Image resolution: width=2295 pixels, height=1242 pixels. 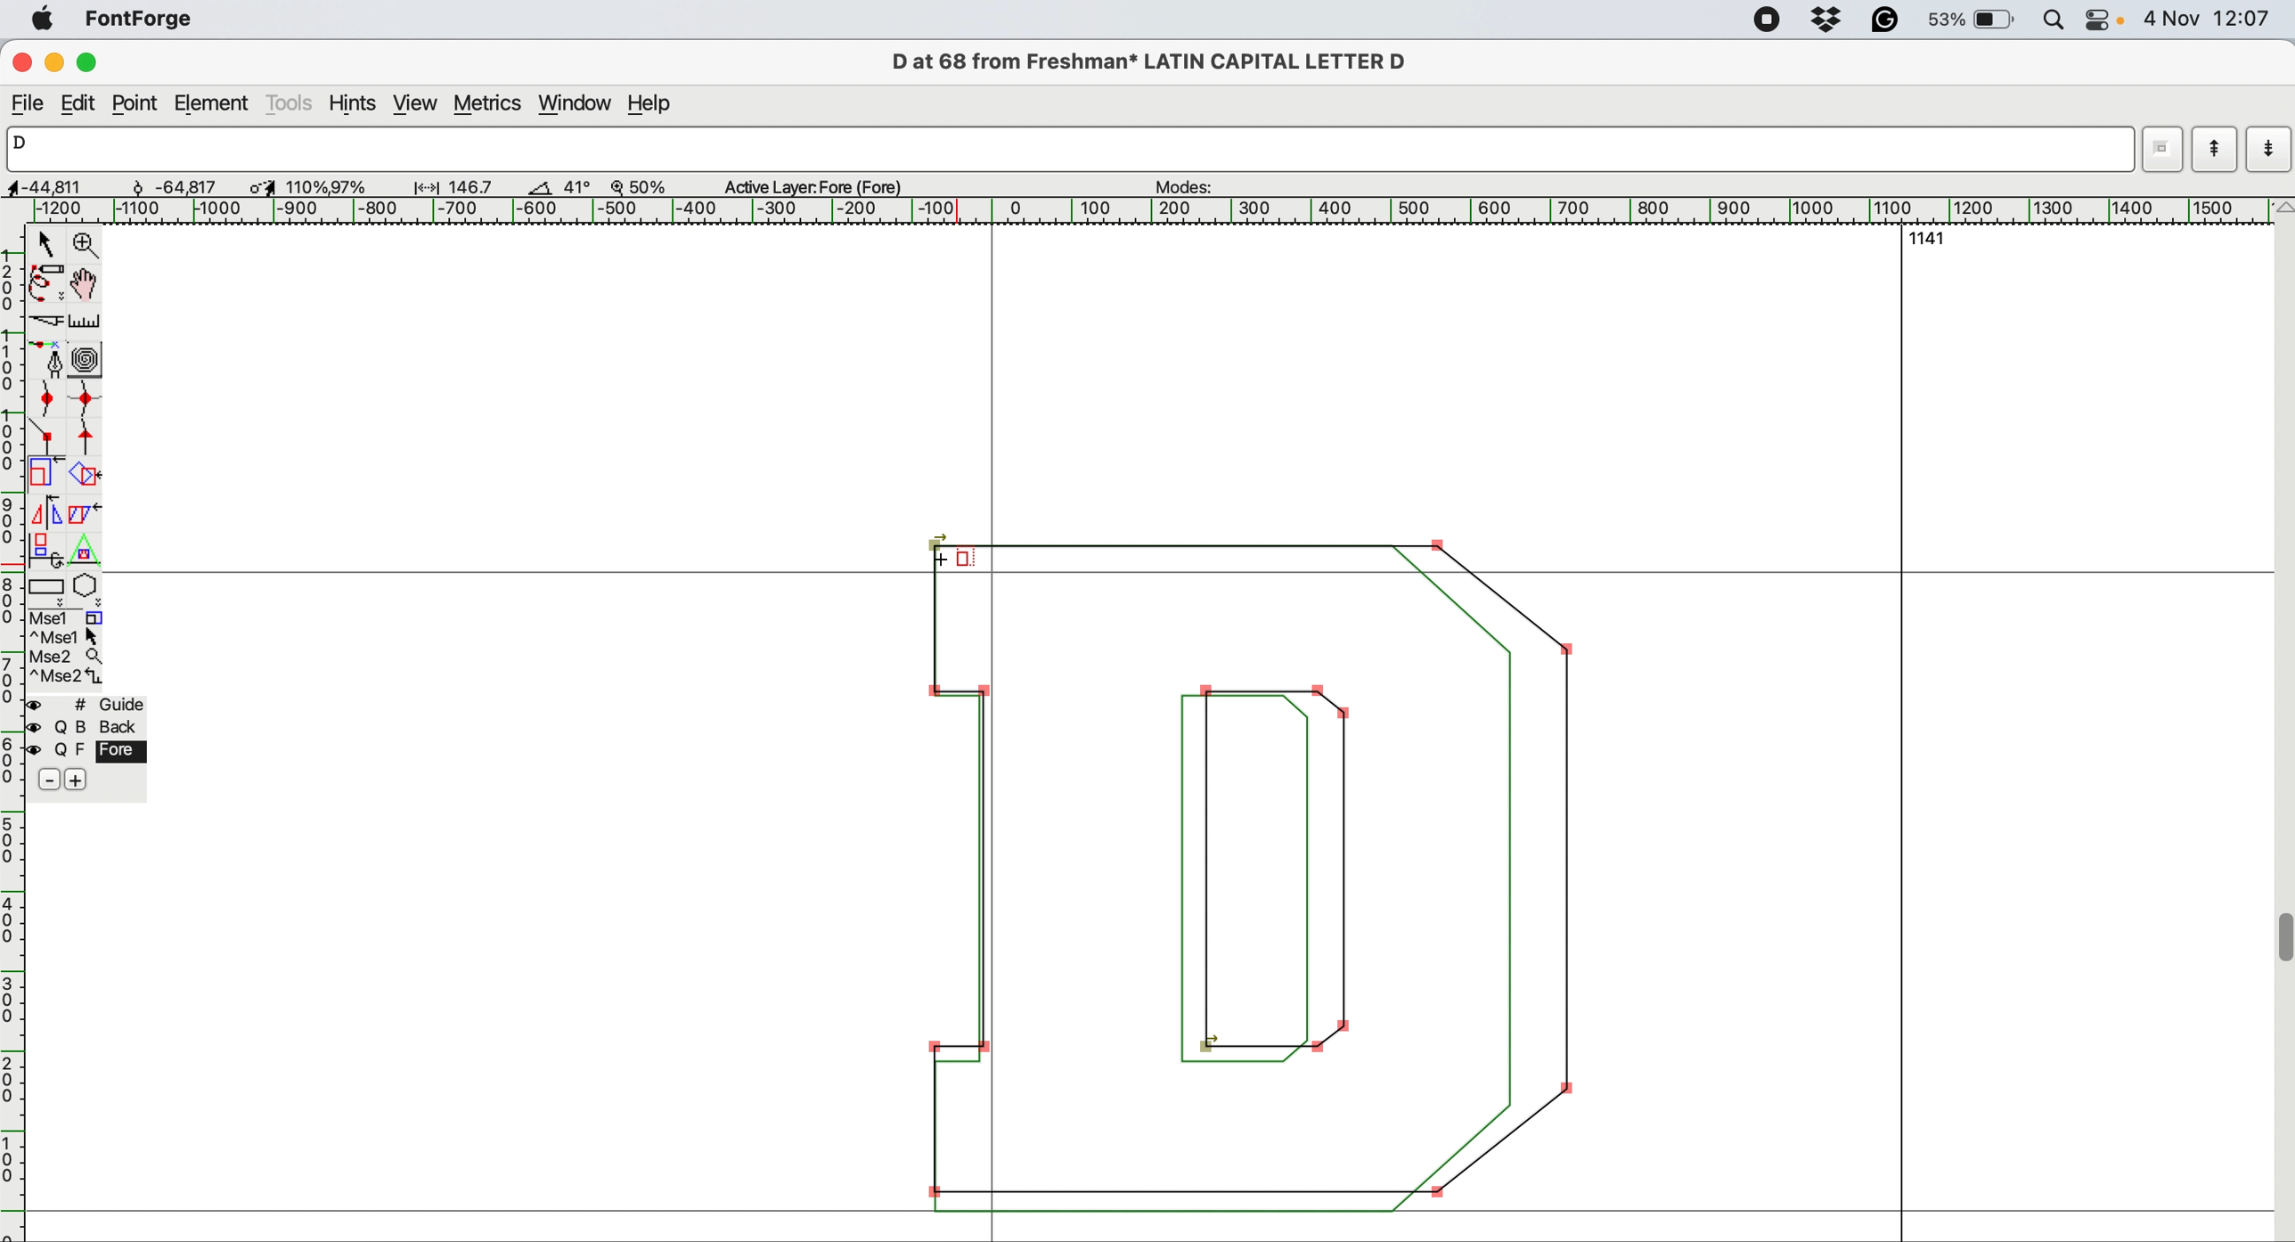 What do you see at coordinates (961, 569) in the screenshot?
I see `cursor` at bounding box center [961, 569].